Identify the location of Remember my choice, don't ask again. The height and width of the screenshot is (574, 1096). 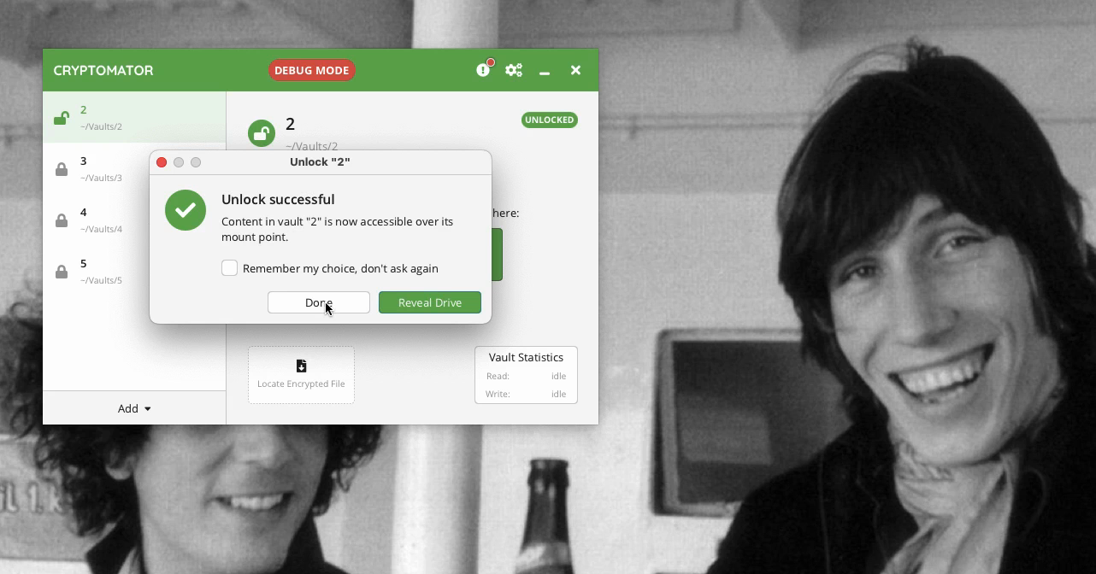
(331, 270).